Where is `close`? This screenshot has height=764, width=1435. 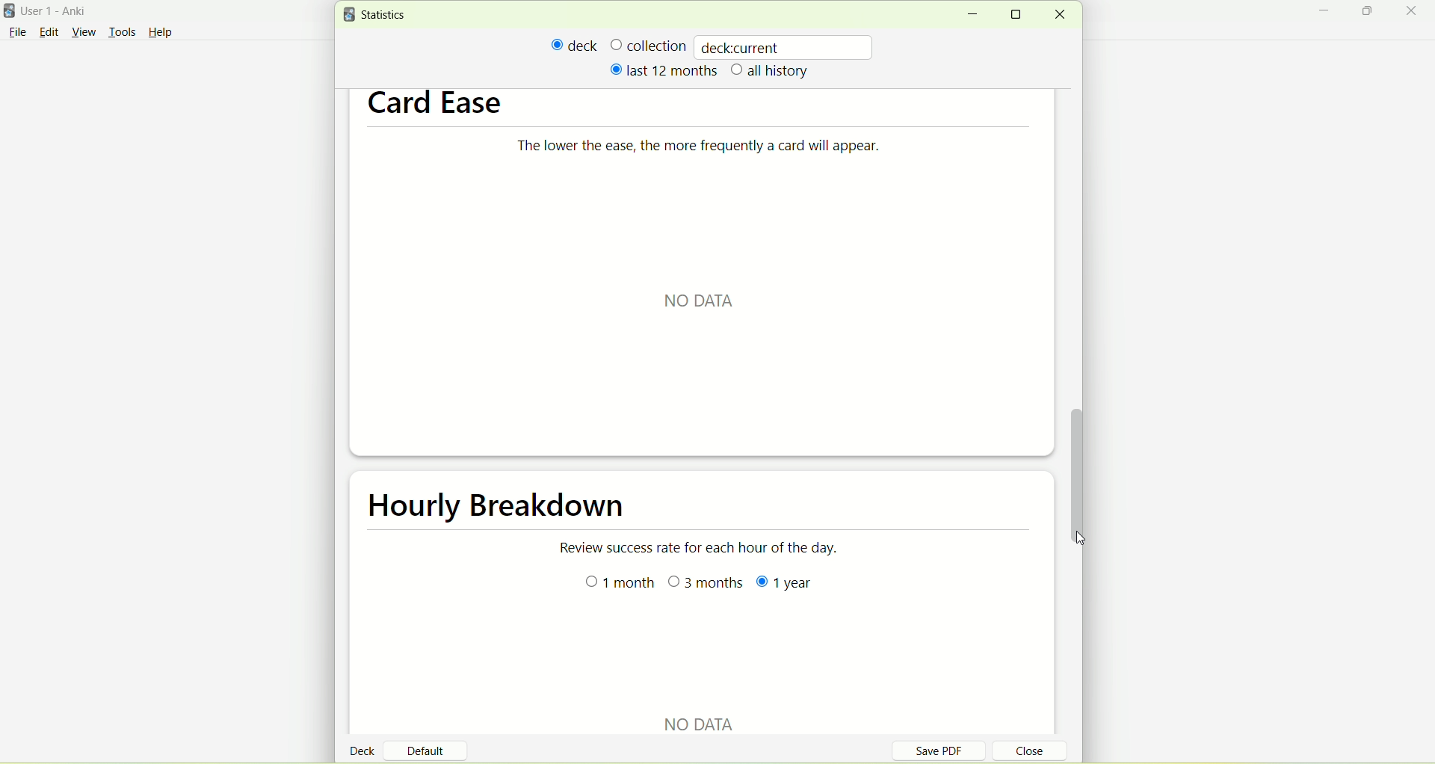
close is located at coordinates (1414, 12).